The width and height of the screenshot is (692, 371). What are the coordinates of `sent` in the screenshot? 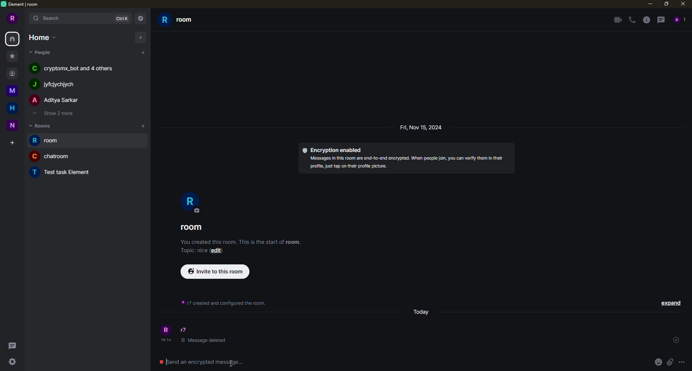 It's located at (675, 340).